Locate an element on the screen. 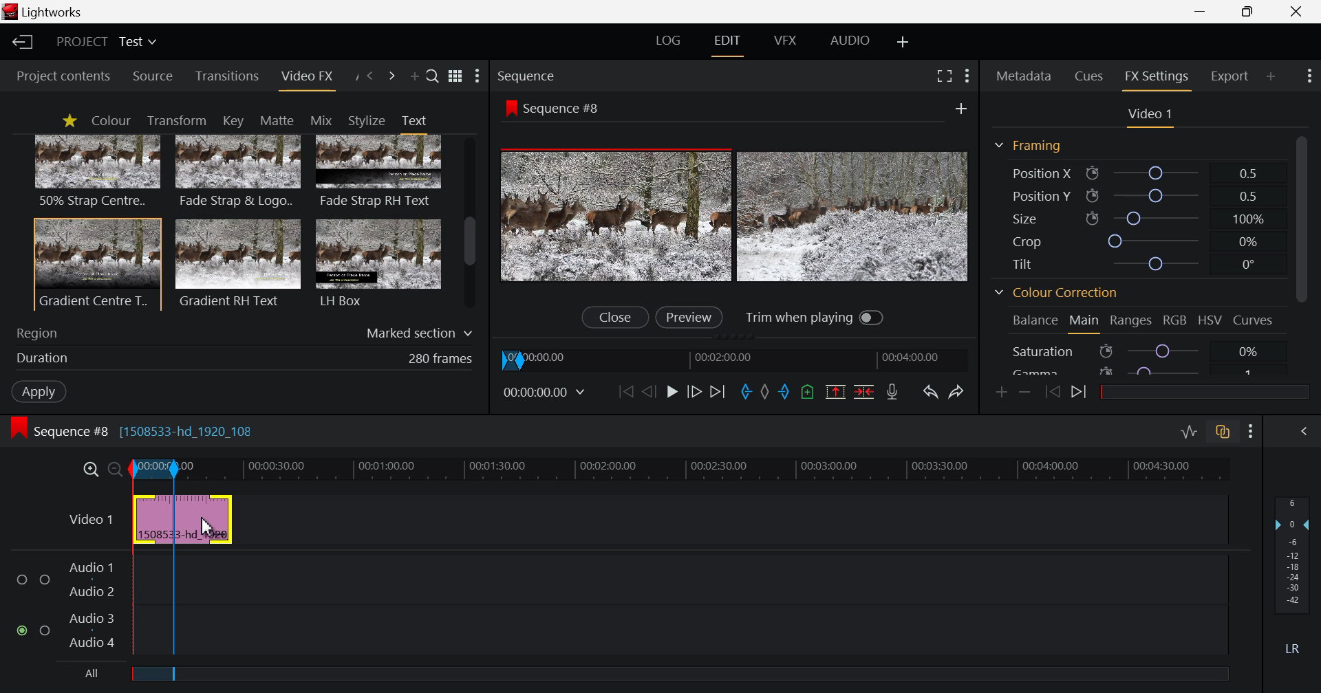 The width and height of the screenshot is (1321, 693). Fade Strap & Logo is located at coordinates (239, 173).